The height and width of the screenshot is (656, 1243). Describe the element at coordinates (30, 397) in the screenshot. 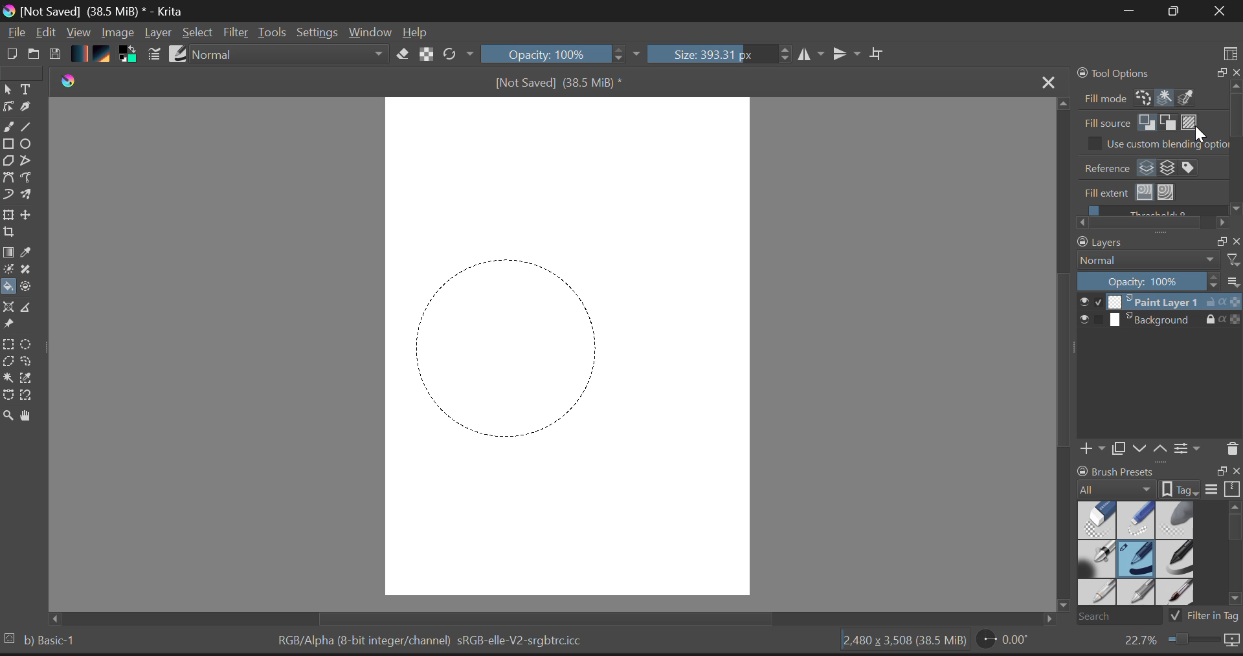

I see `Magnetic Selection` at that location.